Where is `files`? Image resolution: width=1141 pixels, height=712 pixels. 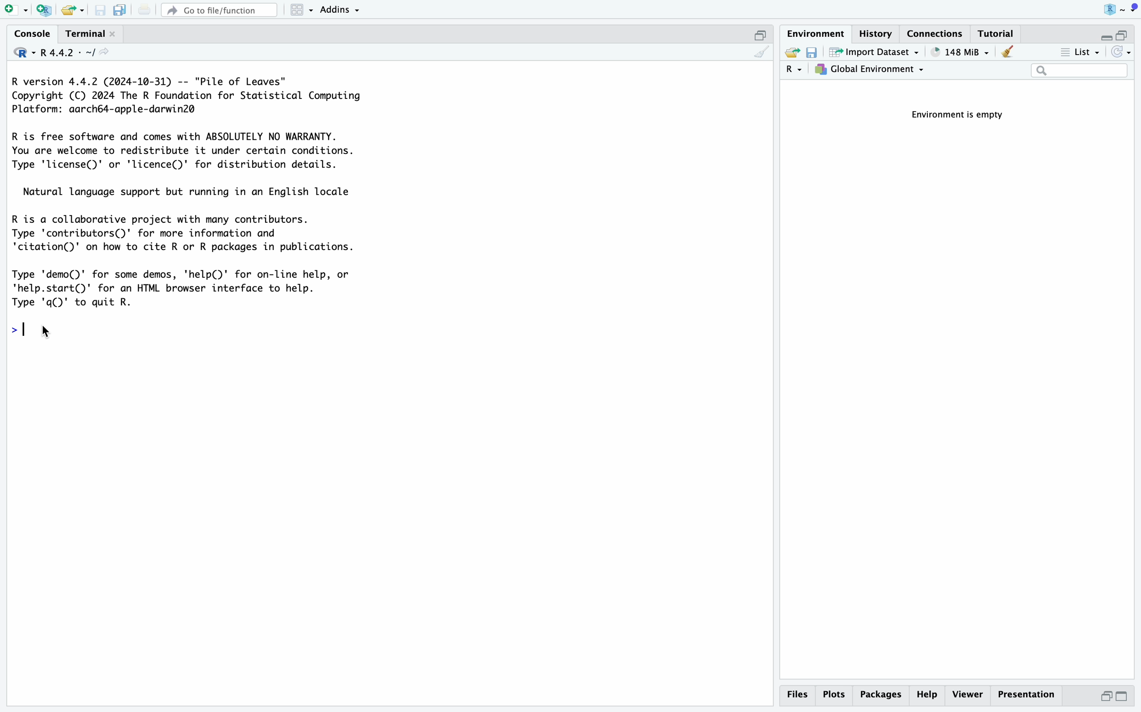
files is located at coordinates (799, 695).